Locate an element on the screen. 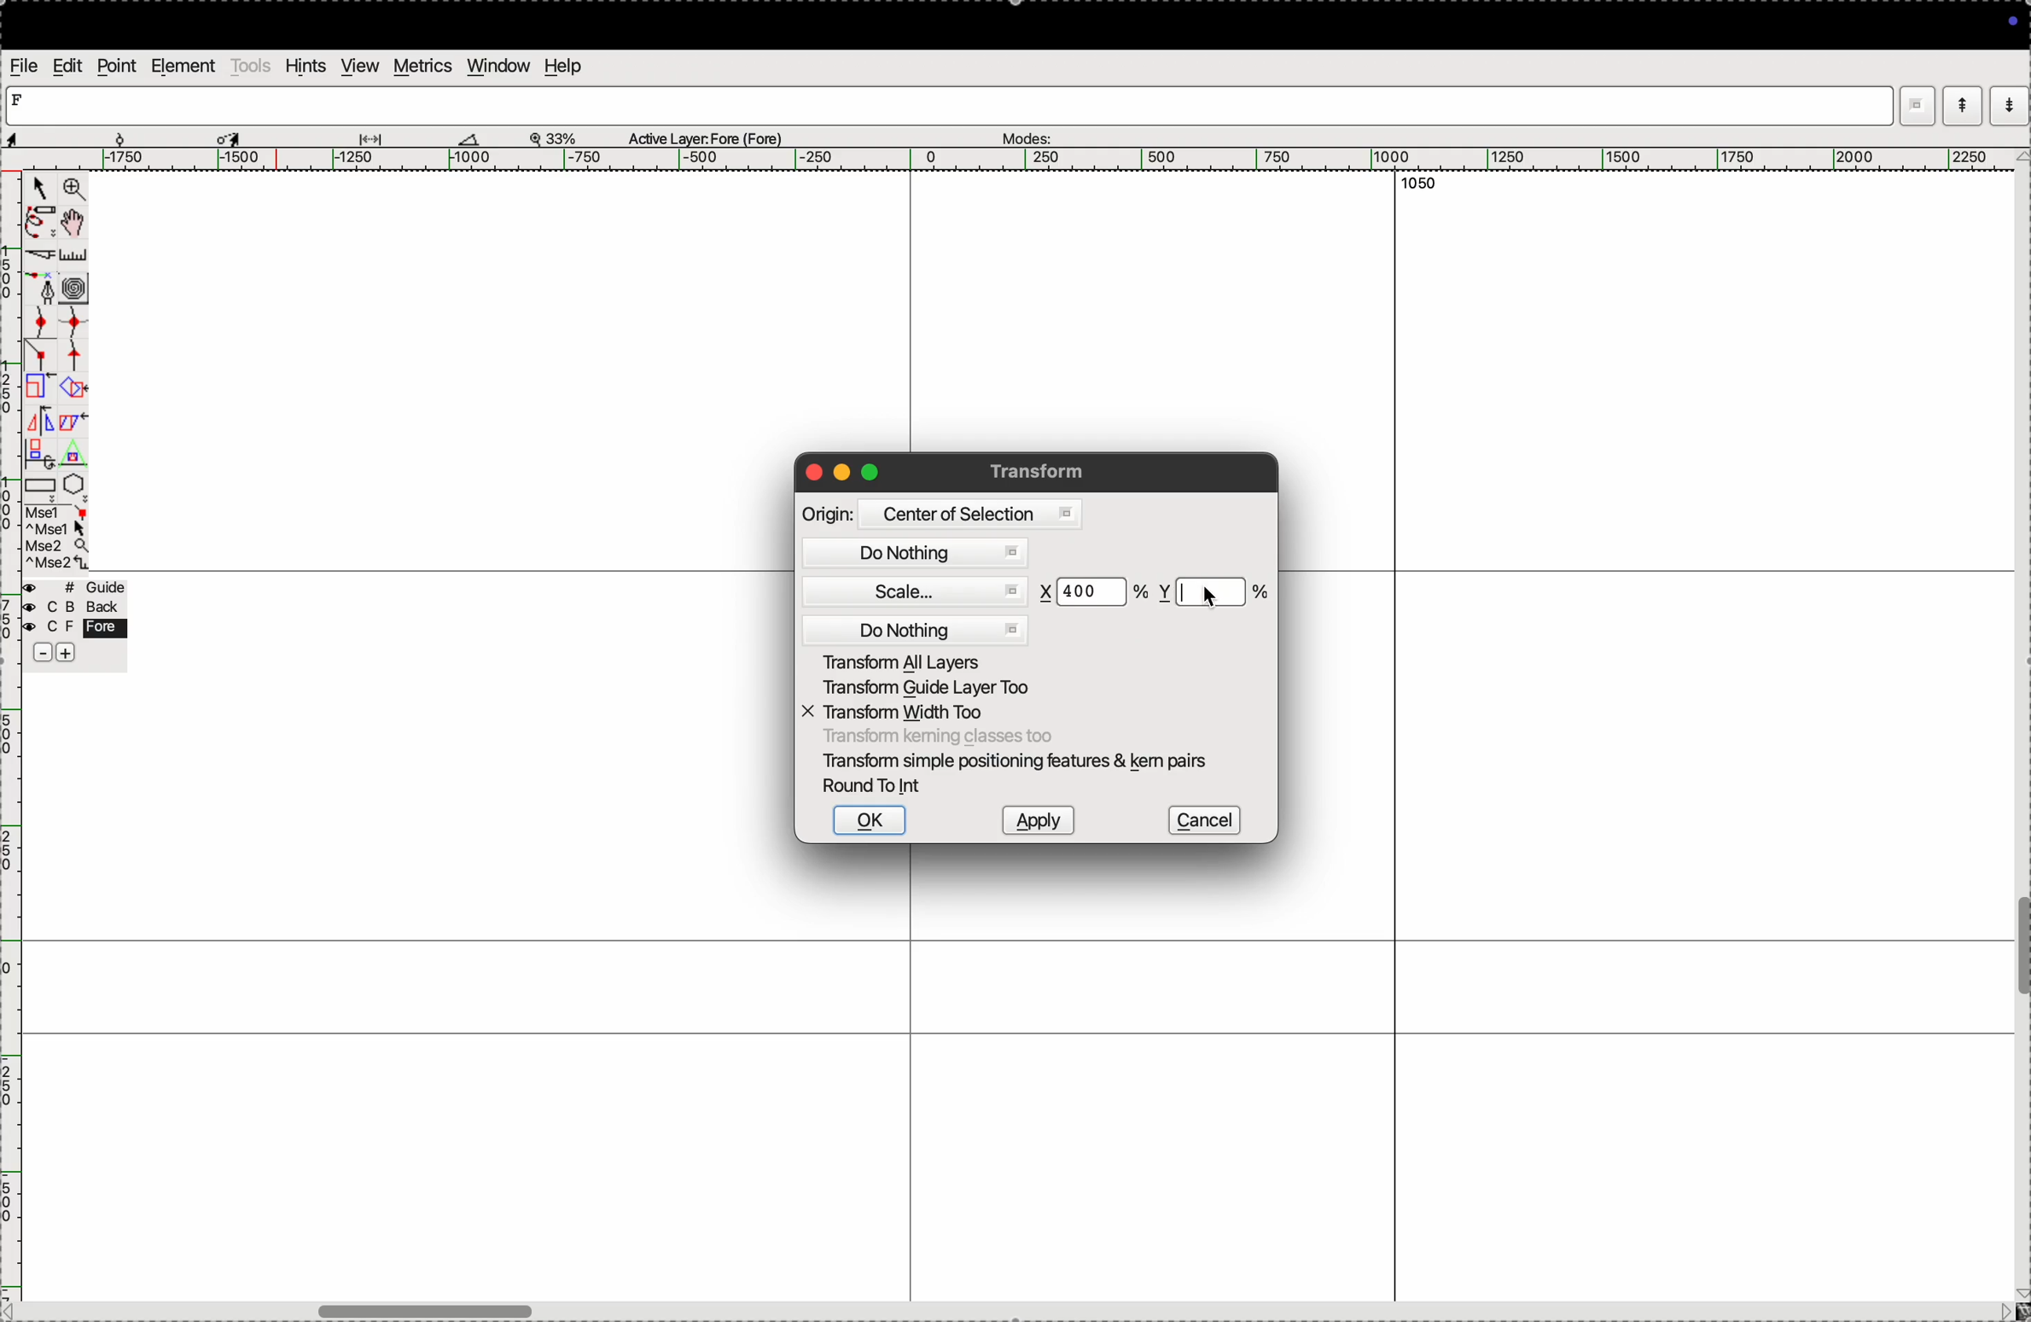 This screenshot has width=2031, height=1322. Active layer is located at coordinates (707, 136).